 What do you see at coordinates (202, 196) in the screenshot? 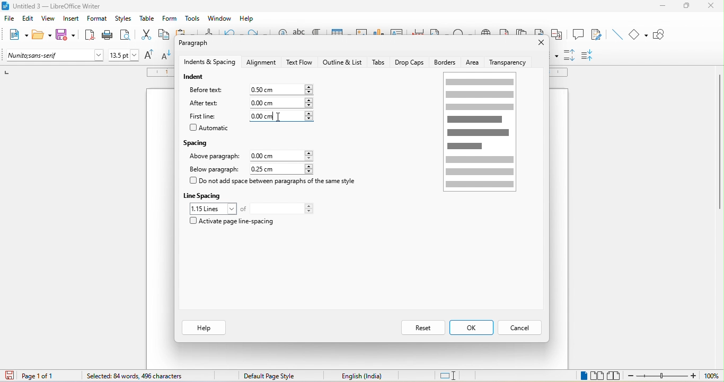
I see `line spacing` at bounding box center [202, 196].